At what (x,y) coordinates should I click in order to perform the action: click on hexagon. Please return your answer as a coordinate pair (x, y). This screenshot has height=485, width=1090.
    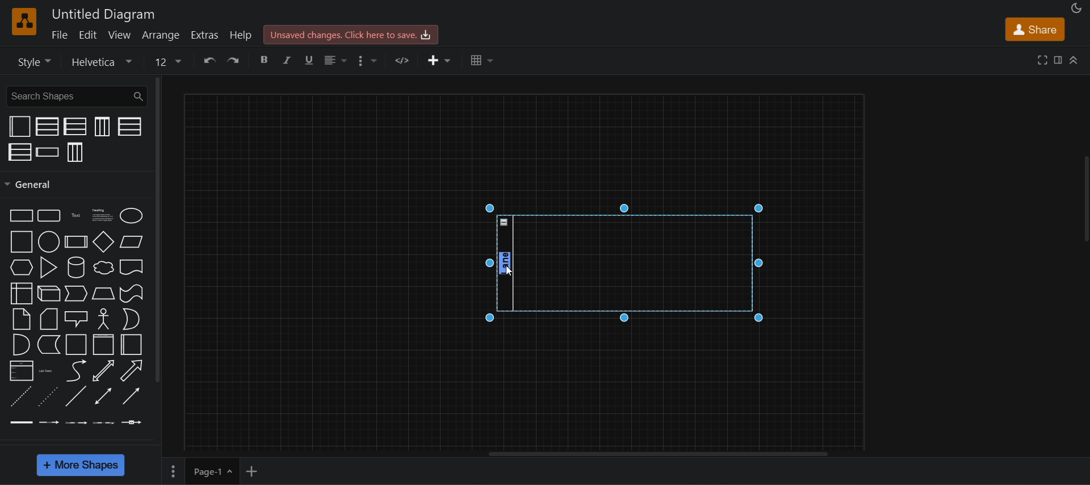
    Looking at the image, I should click on (22, 267).